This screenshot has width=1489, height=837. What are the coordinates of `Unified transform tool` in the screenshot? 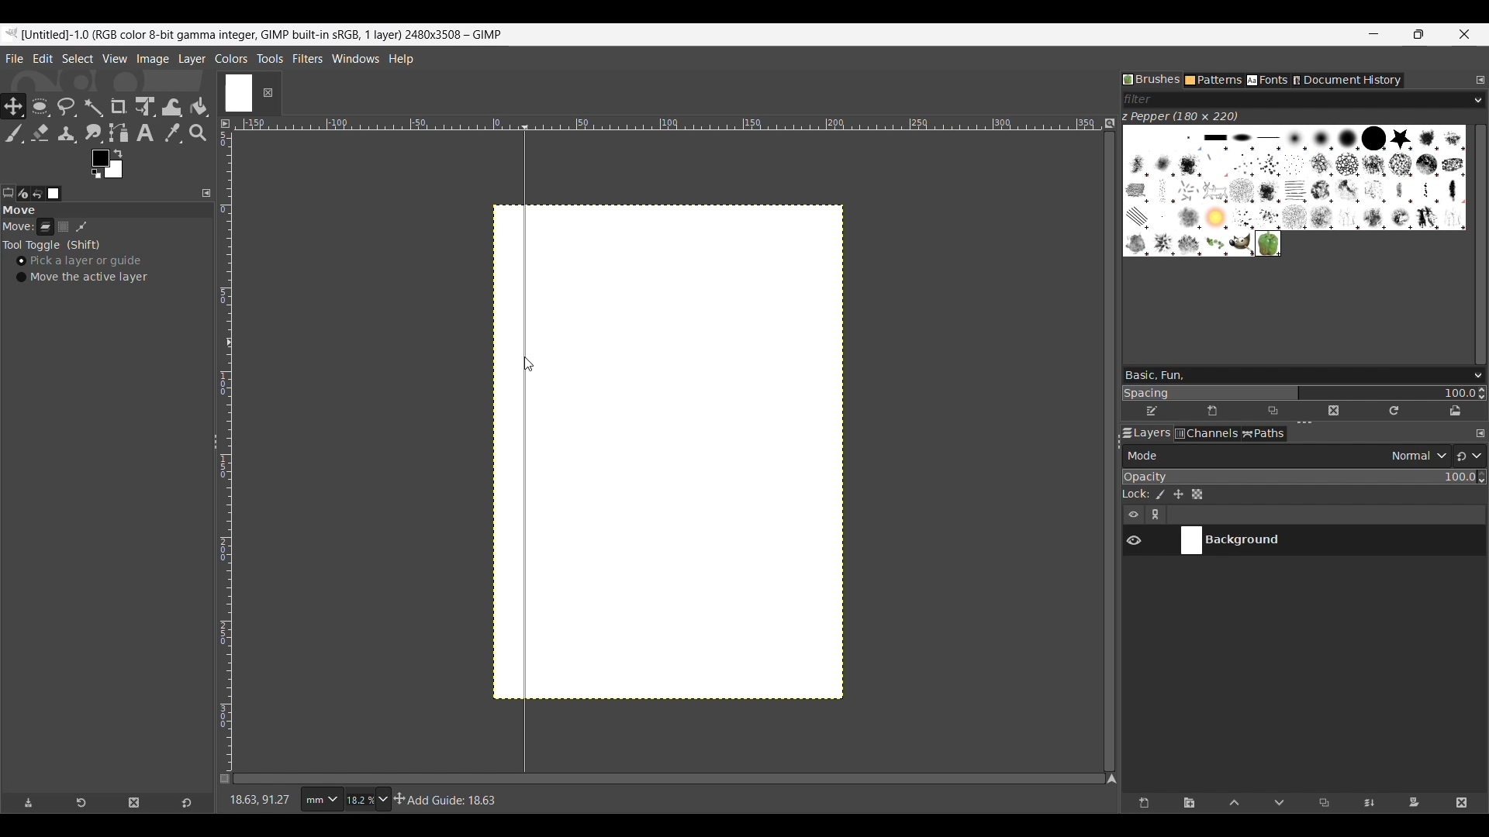 It's located at (144, 106).